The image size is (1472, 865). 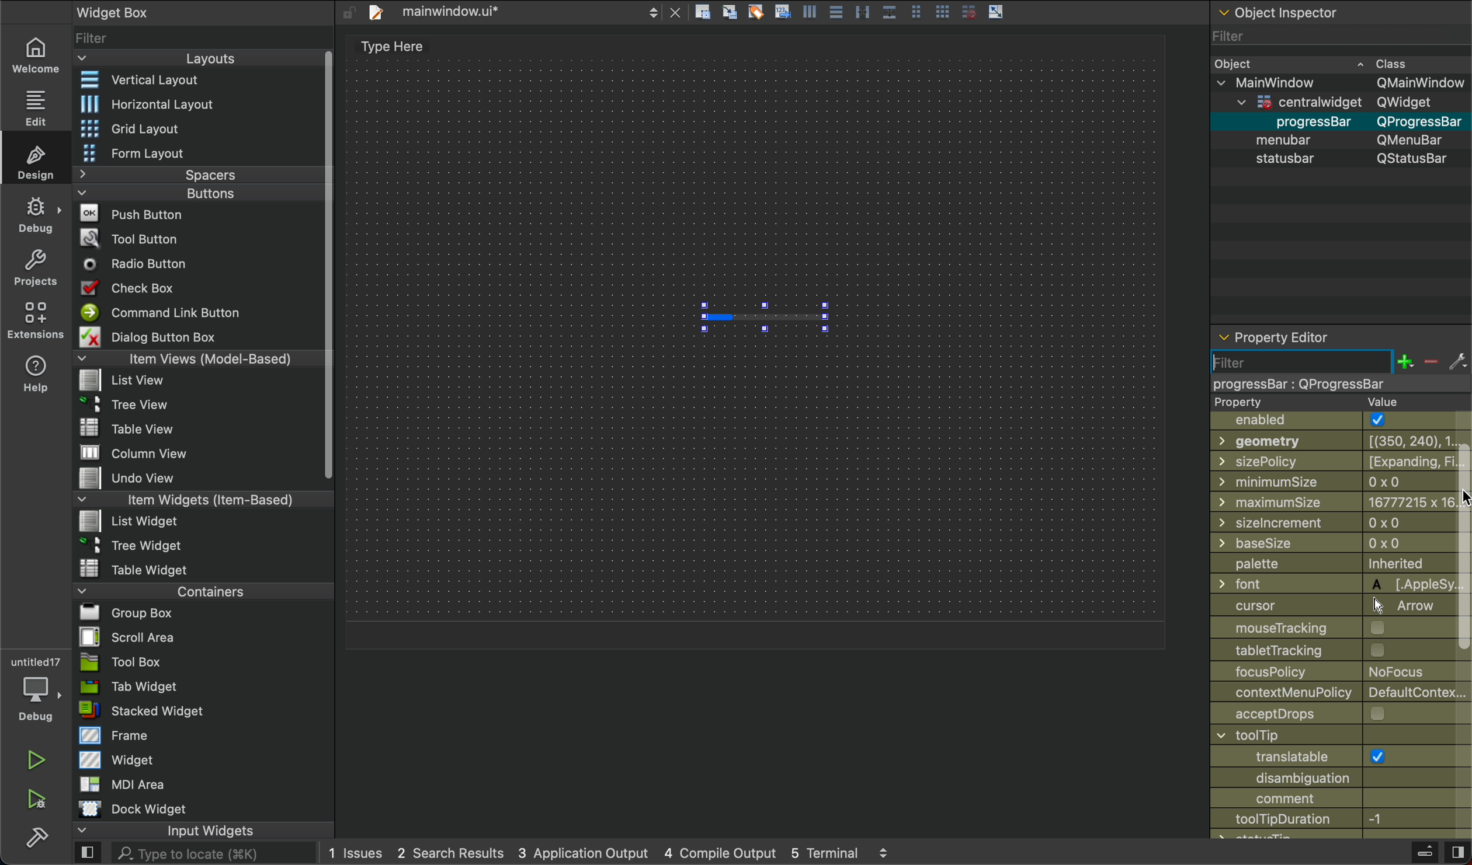 What do you see at coordinates (849, 14) in the screenshot?
I see `layout actions buttons` at bounding box center [849, 14].